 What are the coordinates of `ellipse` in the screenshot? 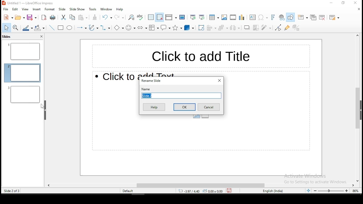 It's located at (69, 28).